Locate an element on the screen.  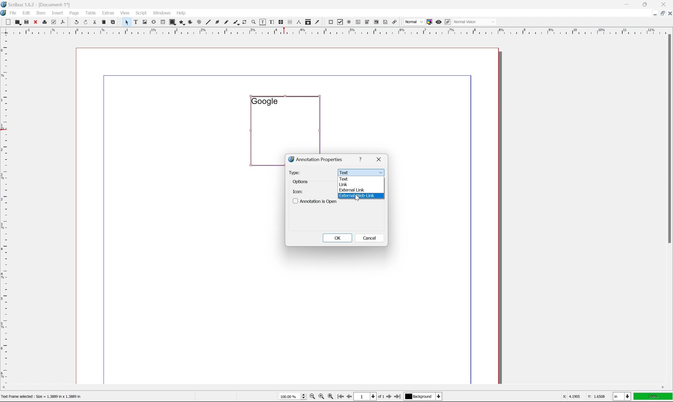
new is located at coordinates (9, 22).